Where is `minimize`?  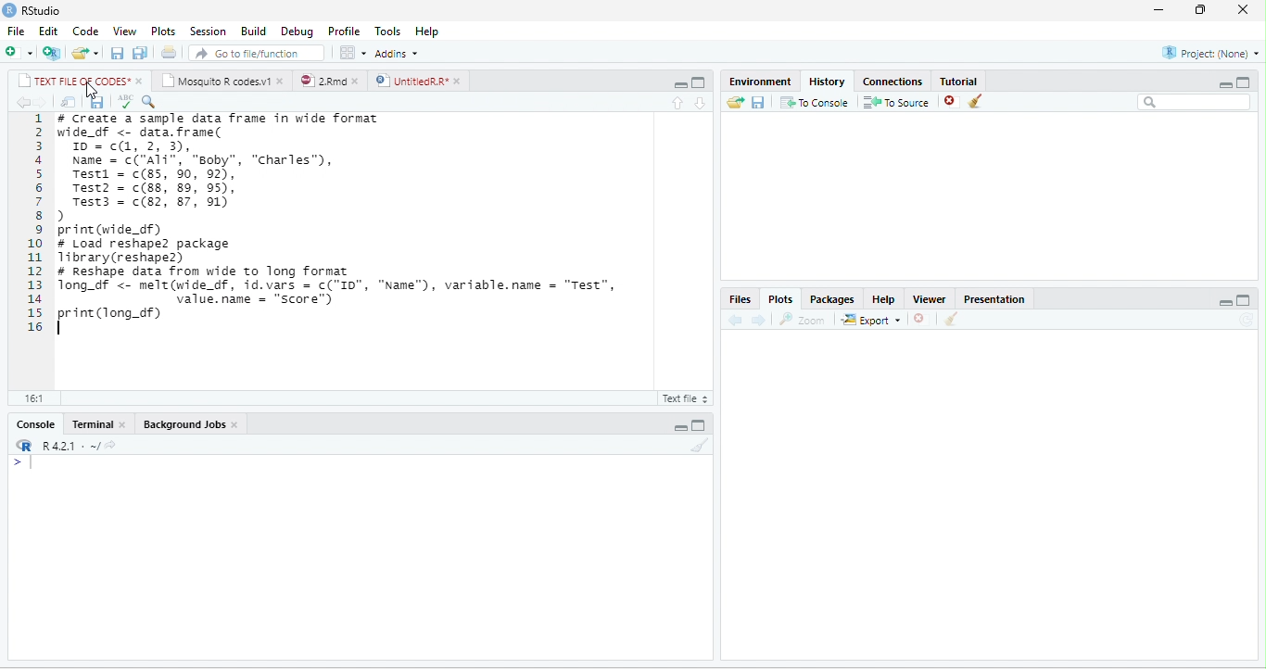 minimize is located at coordinates (1225, 302).